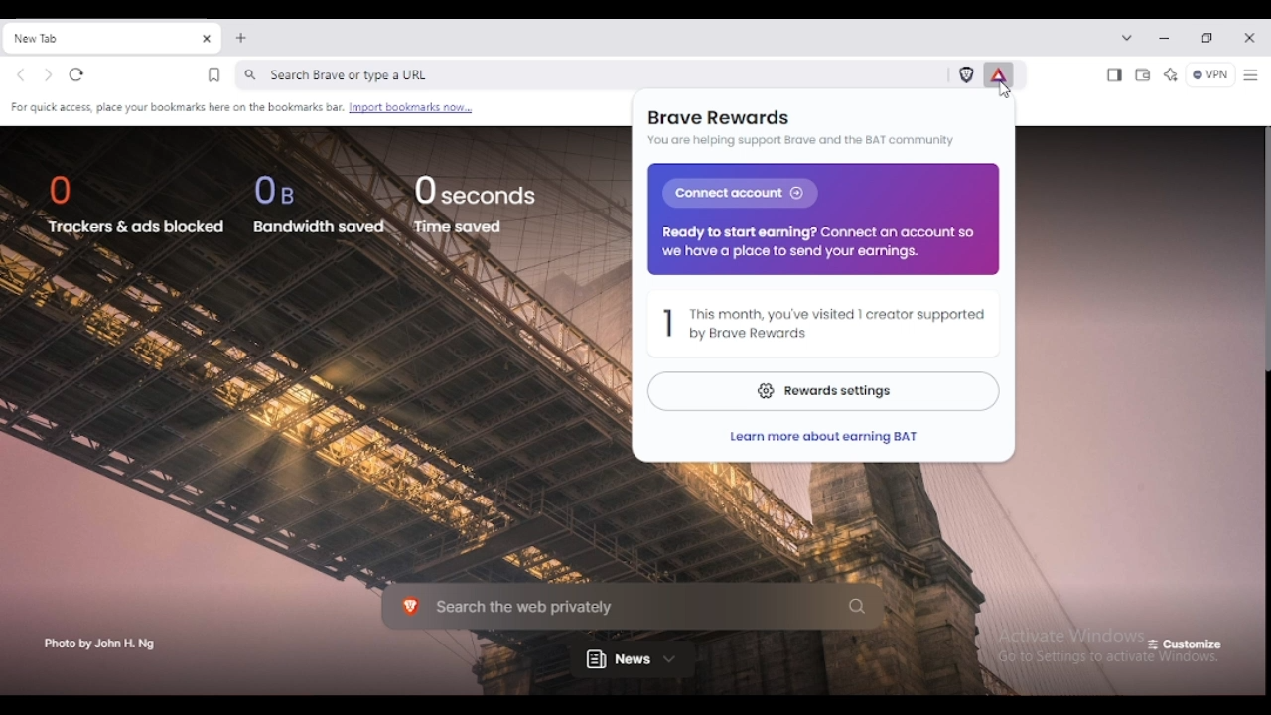 Image resolution: width=1271 pixels, height=715 pixels. I want to click on search the web privately, so click(634, 607).